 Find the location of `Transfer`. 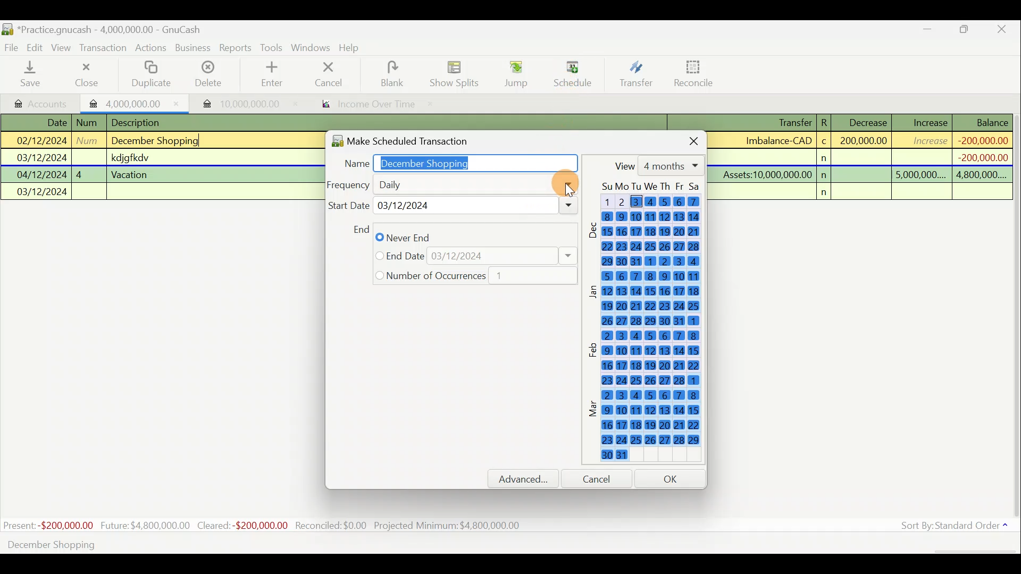

Transfer is located at coordinates (636, 73).